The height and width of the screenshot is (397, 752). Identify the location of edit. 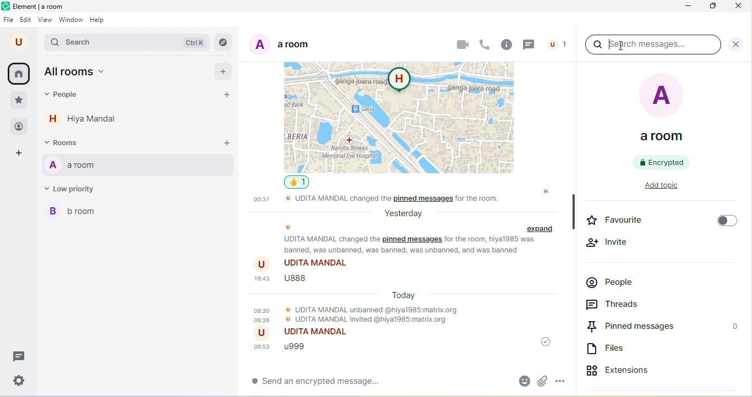
(26, 20).